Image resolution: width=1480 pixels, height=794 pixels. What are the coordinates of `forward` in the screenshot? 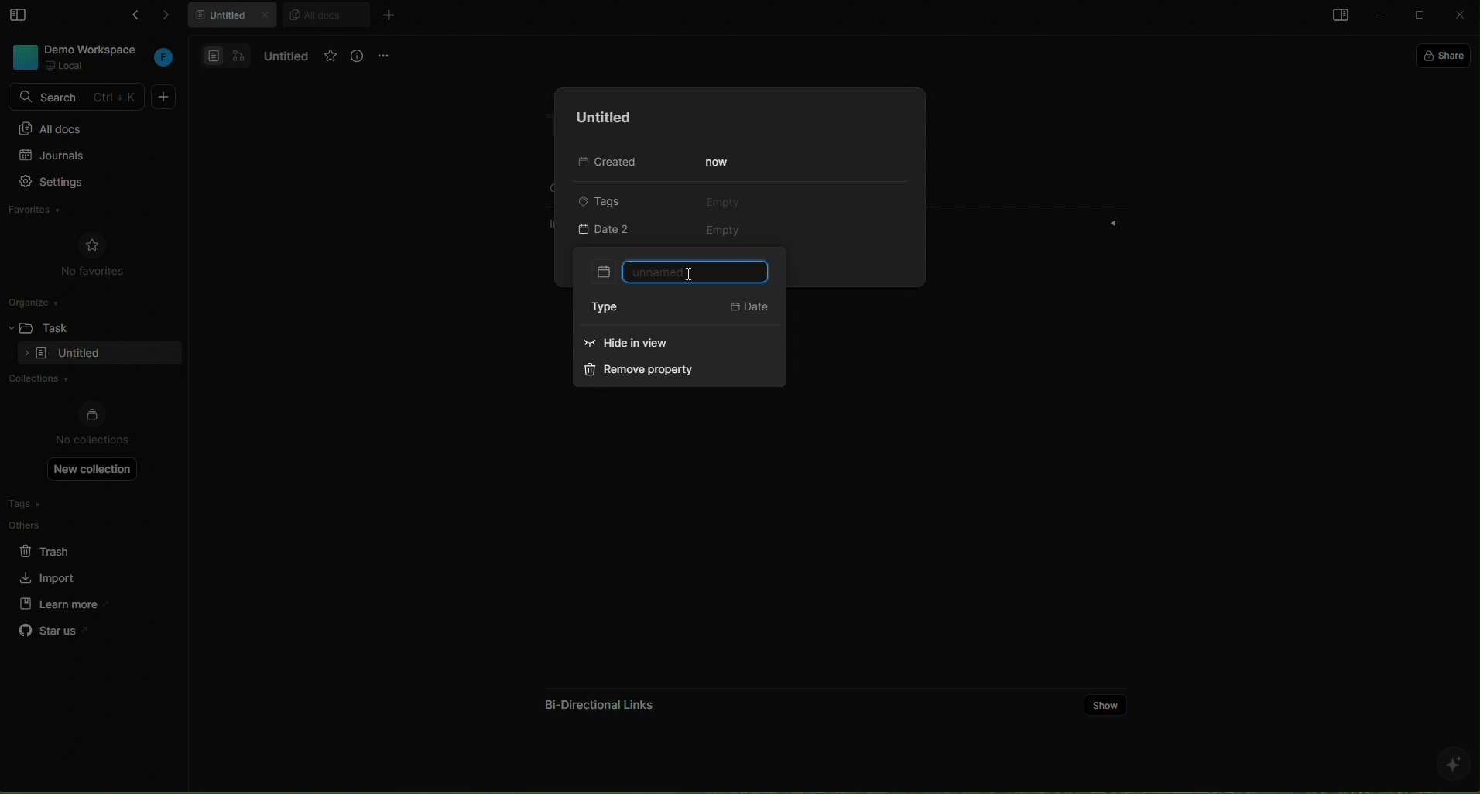 It's located at (173, 18).